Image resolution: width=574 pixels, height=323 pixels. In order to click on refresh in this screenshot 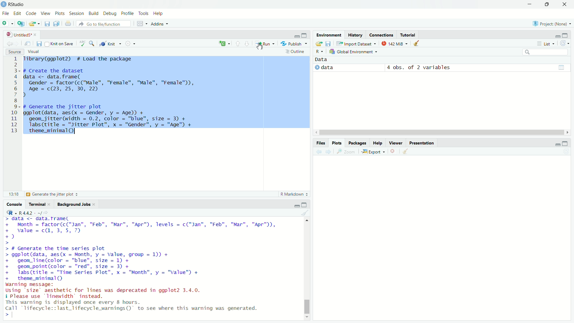, I will do `click(567, 43)`.